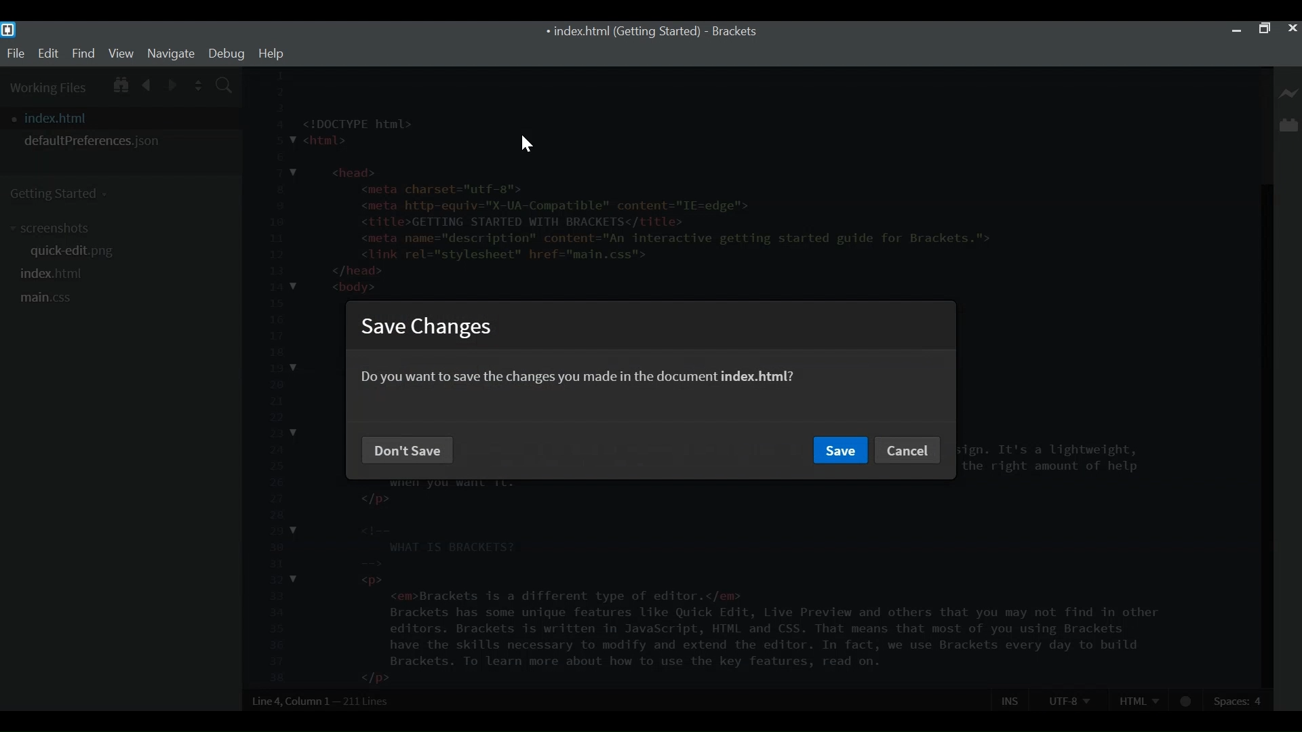 The width and height of the screenshot is (1302, 732). Describe the element at coordinates (1011, 700) in the screenshot. I see `Ins` at that location.